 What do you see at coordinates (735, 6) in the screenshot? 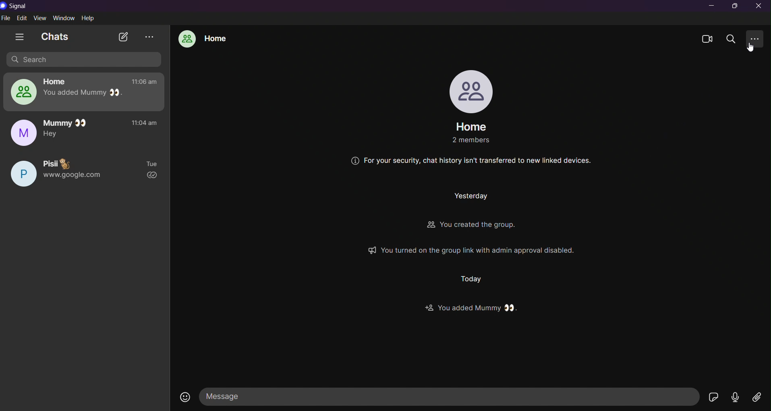
I see `maximize` at bounding box center [735, 6].